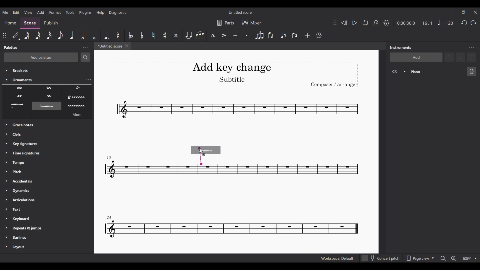  What do you see at coordinates (420, 258) in the screenshot?
I see `Page view options` at bounding box center [420, 258].